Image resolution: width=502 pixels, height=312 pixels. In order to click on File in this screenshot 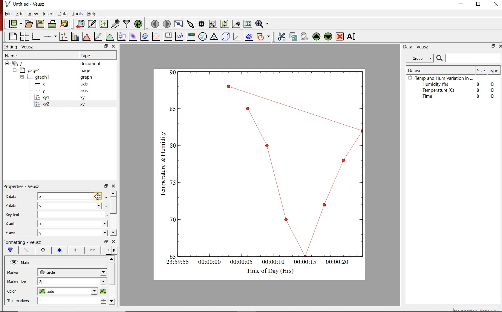, I will do `click(7, 13)`.